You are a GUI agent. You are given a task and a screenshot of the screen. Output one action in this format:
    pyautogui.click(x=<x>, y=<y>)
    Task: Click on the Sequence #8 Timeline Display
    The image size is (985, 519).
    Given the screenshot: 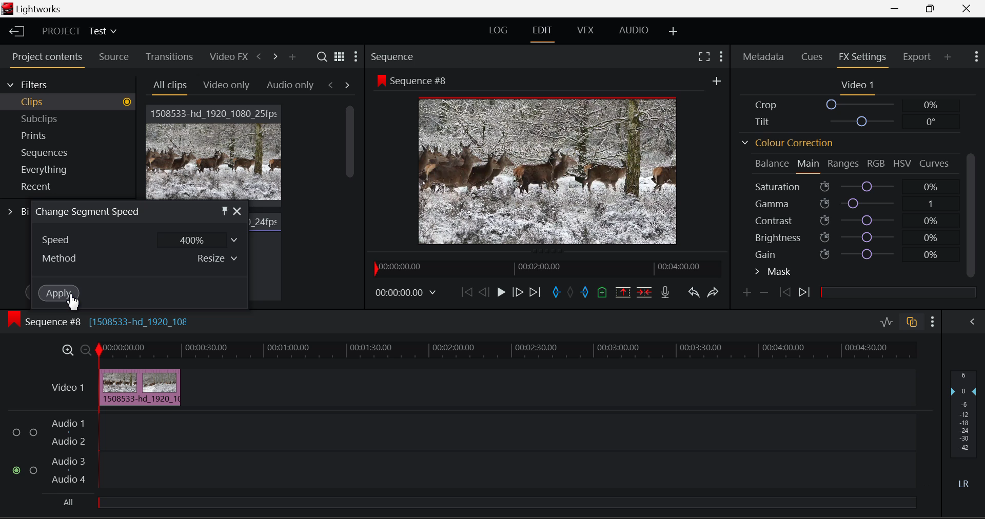 What is the action you would take?
    pyautogui.click(x=42, y=323)
    